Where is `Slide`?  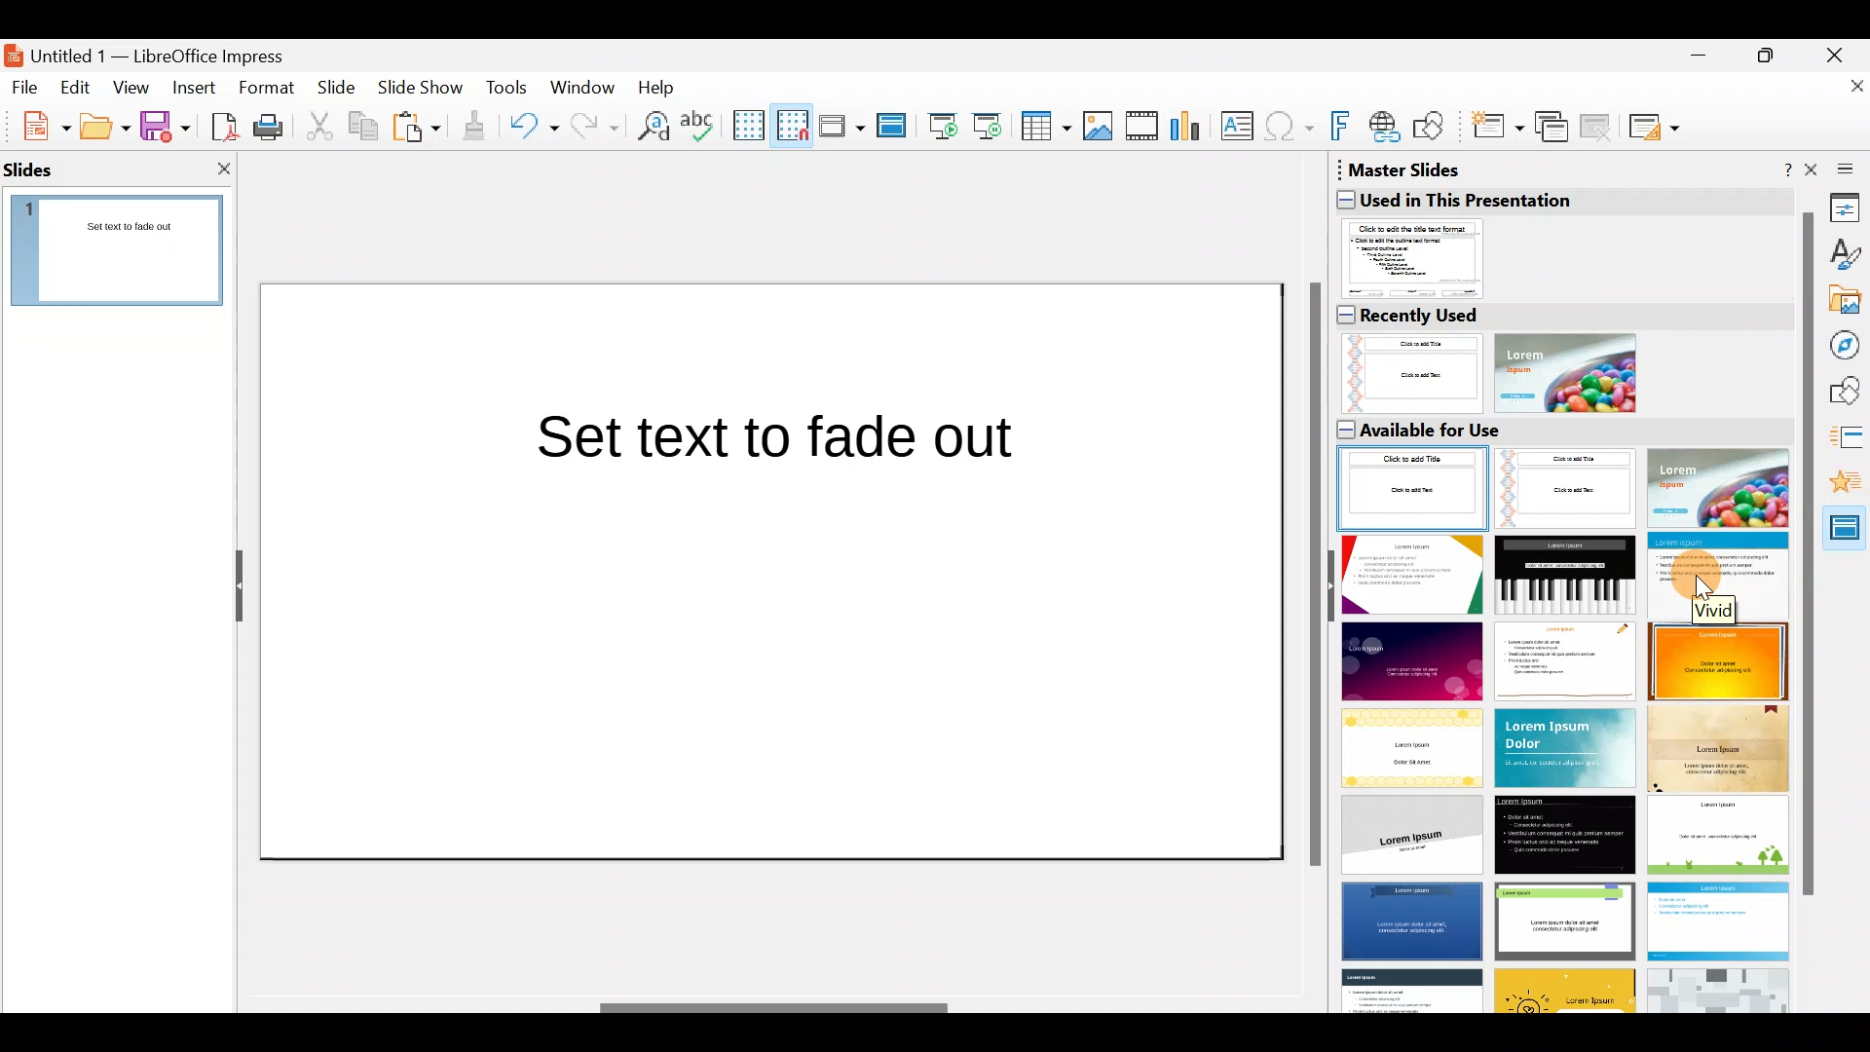
Slide is located at coordinates (339, 89).